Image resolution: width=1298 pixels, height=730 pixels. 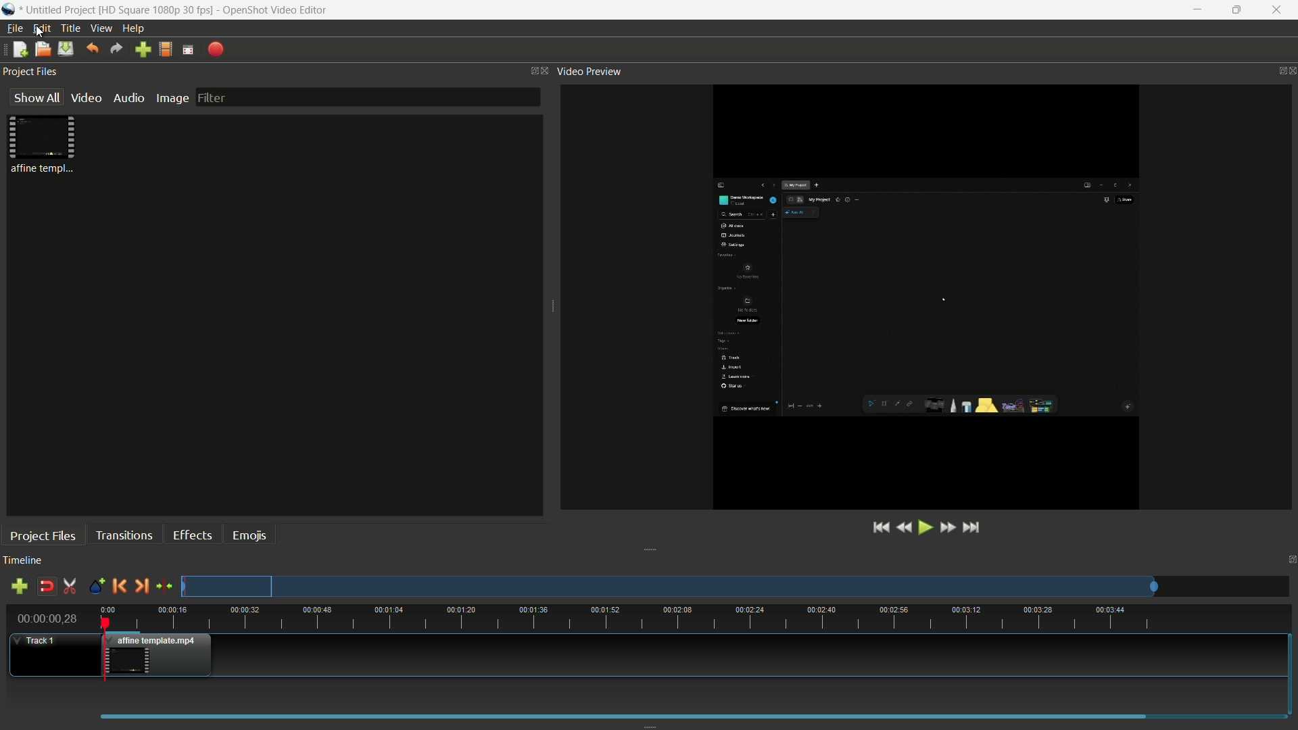 What do you see at coordinates (123, 535) in the screenshot?
I see `transitions` at bounding box center [123, 535].